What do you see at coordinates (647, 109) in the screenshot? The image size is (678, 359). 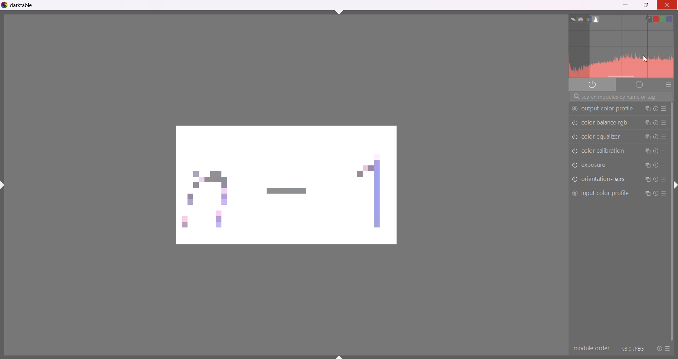 I see `instance` at bounding box center [647, 109].